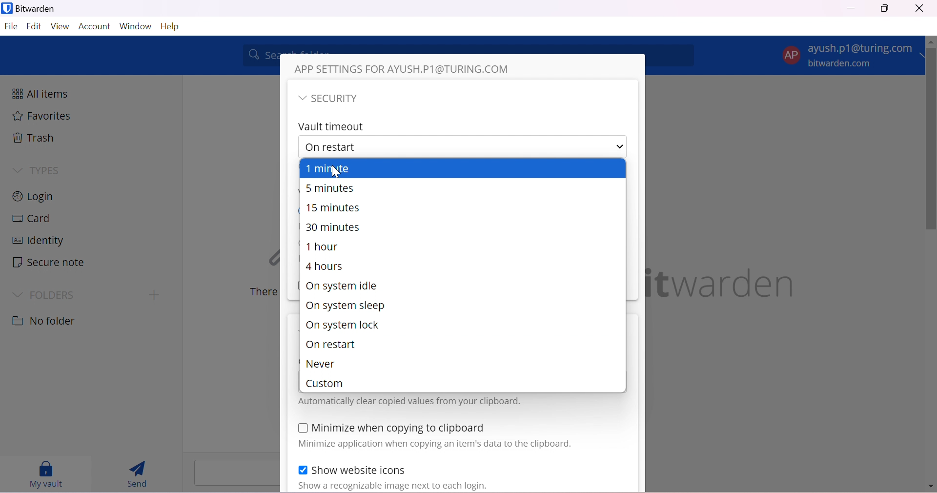  What do you see at coordinates (851, 7) in the screenshot?
I see `Minimize` at bounding box center [851, 7].